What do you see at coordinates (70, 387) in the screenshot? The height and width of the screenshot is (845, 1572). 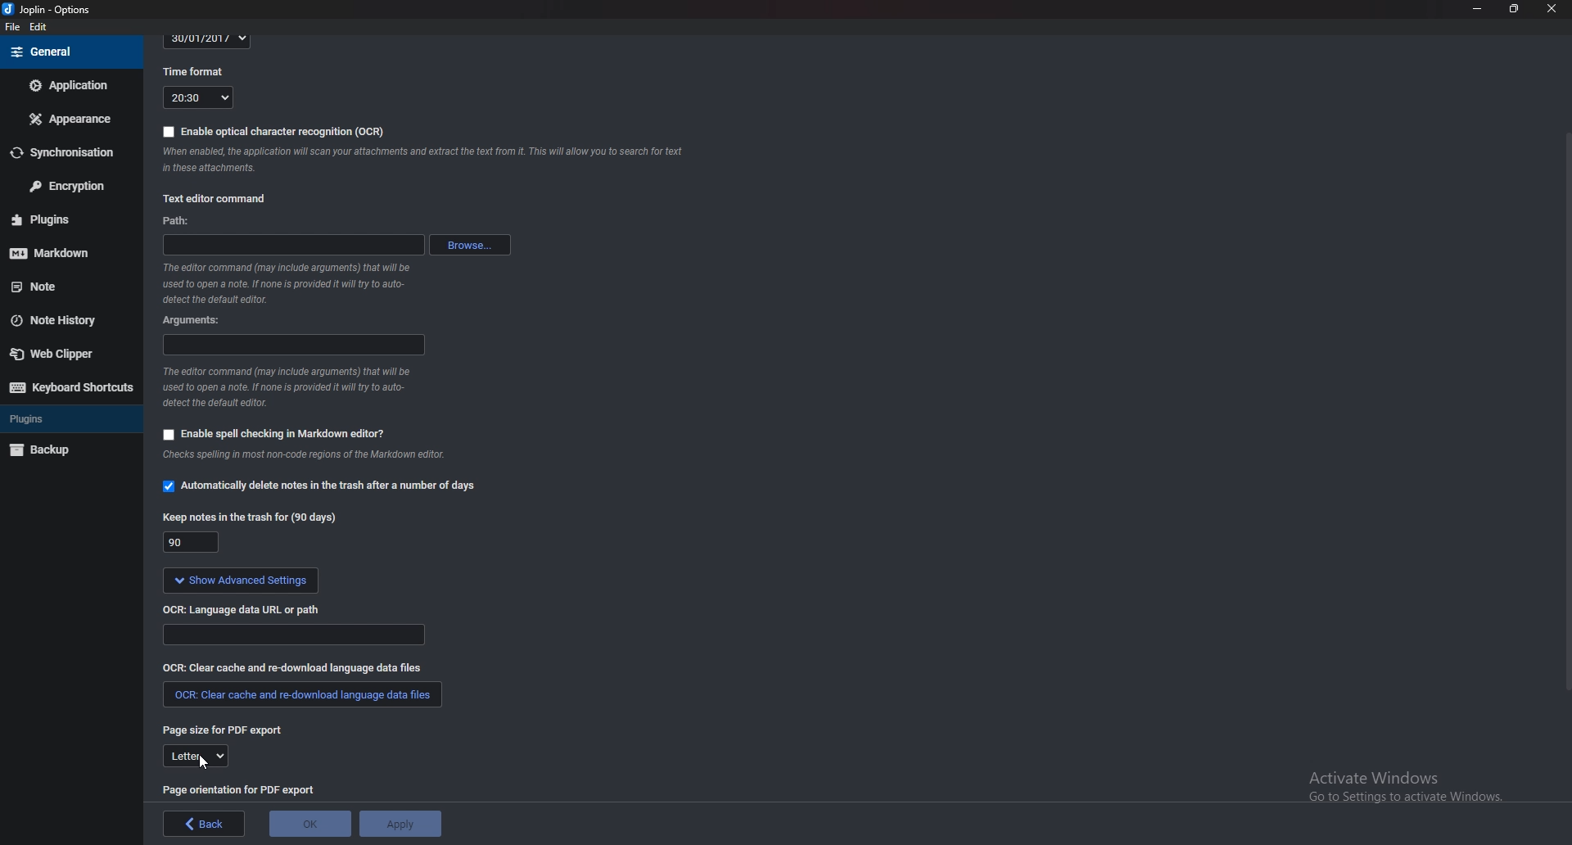 I see `Keyboard shortcuts` at bounding box center [70, 387].